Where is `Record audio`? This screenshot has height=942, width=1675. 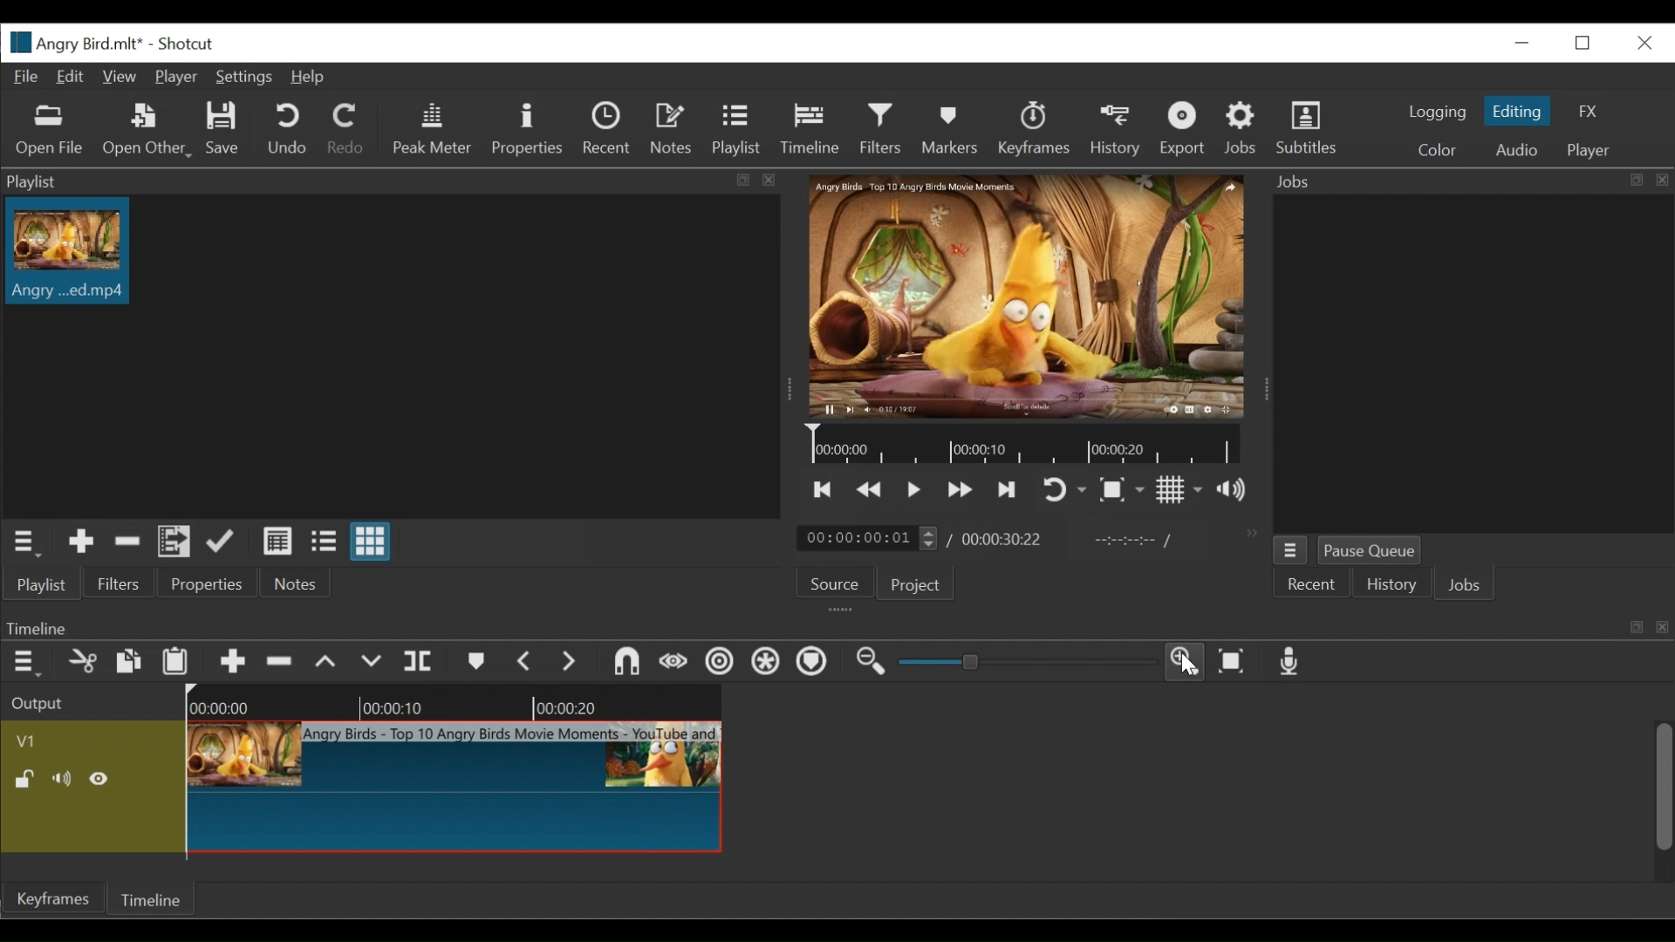 Record audio is located at coordinates (1290, 662).